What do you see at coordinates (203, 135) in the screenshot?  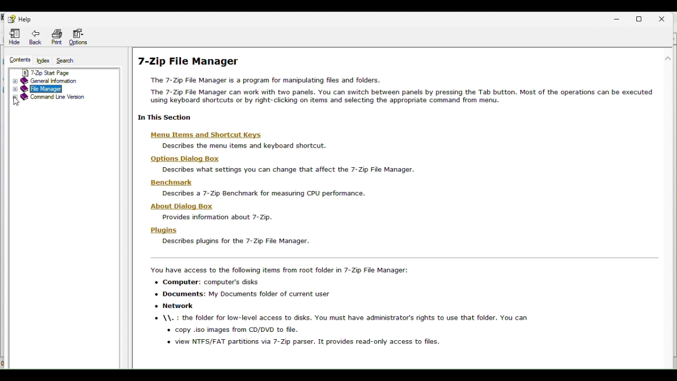 I see `‘Menu Items and Shortcut Keys` at bounding box center [203, 135].